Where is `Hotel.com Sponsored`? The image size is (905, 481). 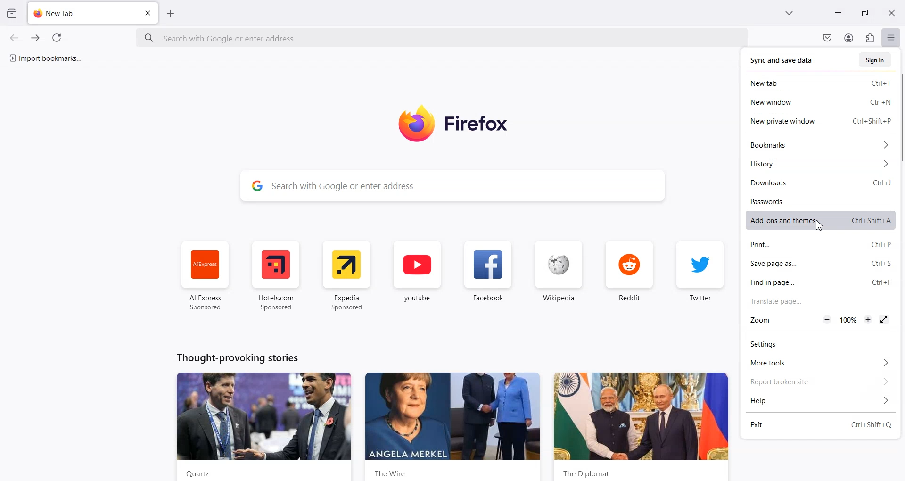
Hotel.com Sponsored is located at coordinates (278, 274).